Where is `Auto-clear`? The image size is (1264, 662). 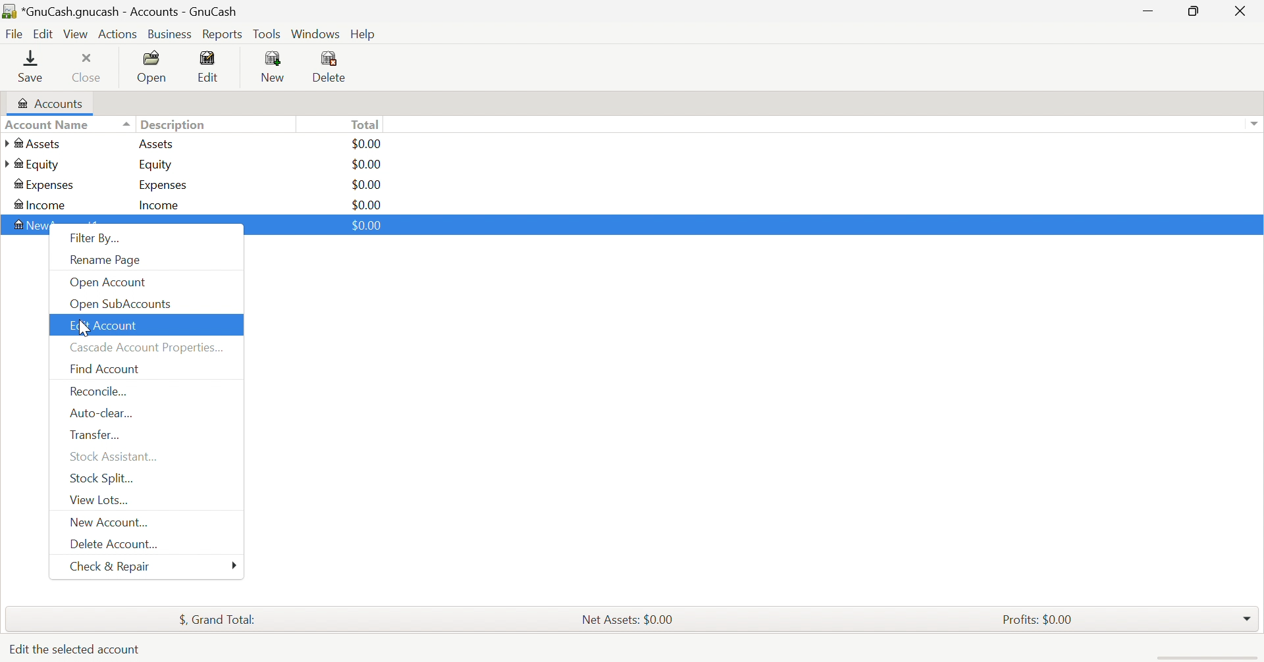
Auto-clear is located at coordinates (103, 412).